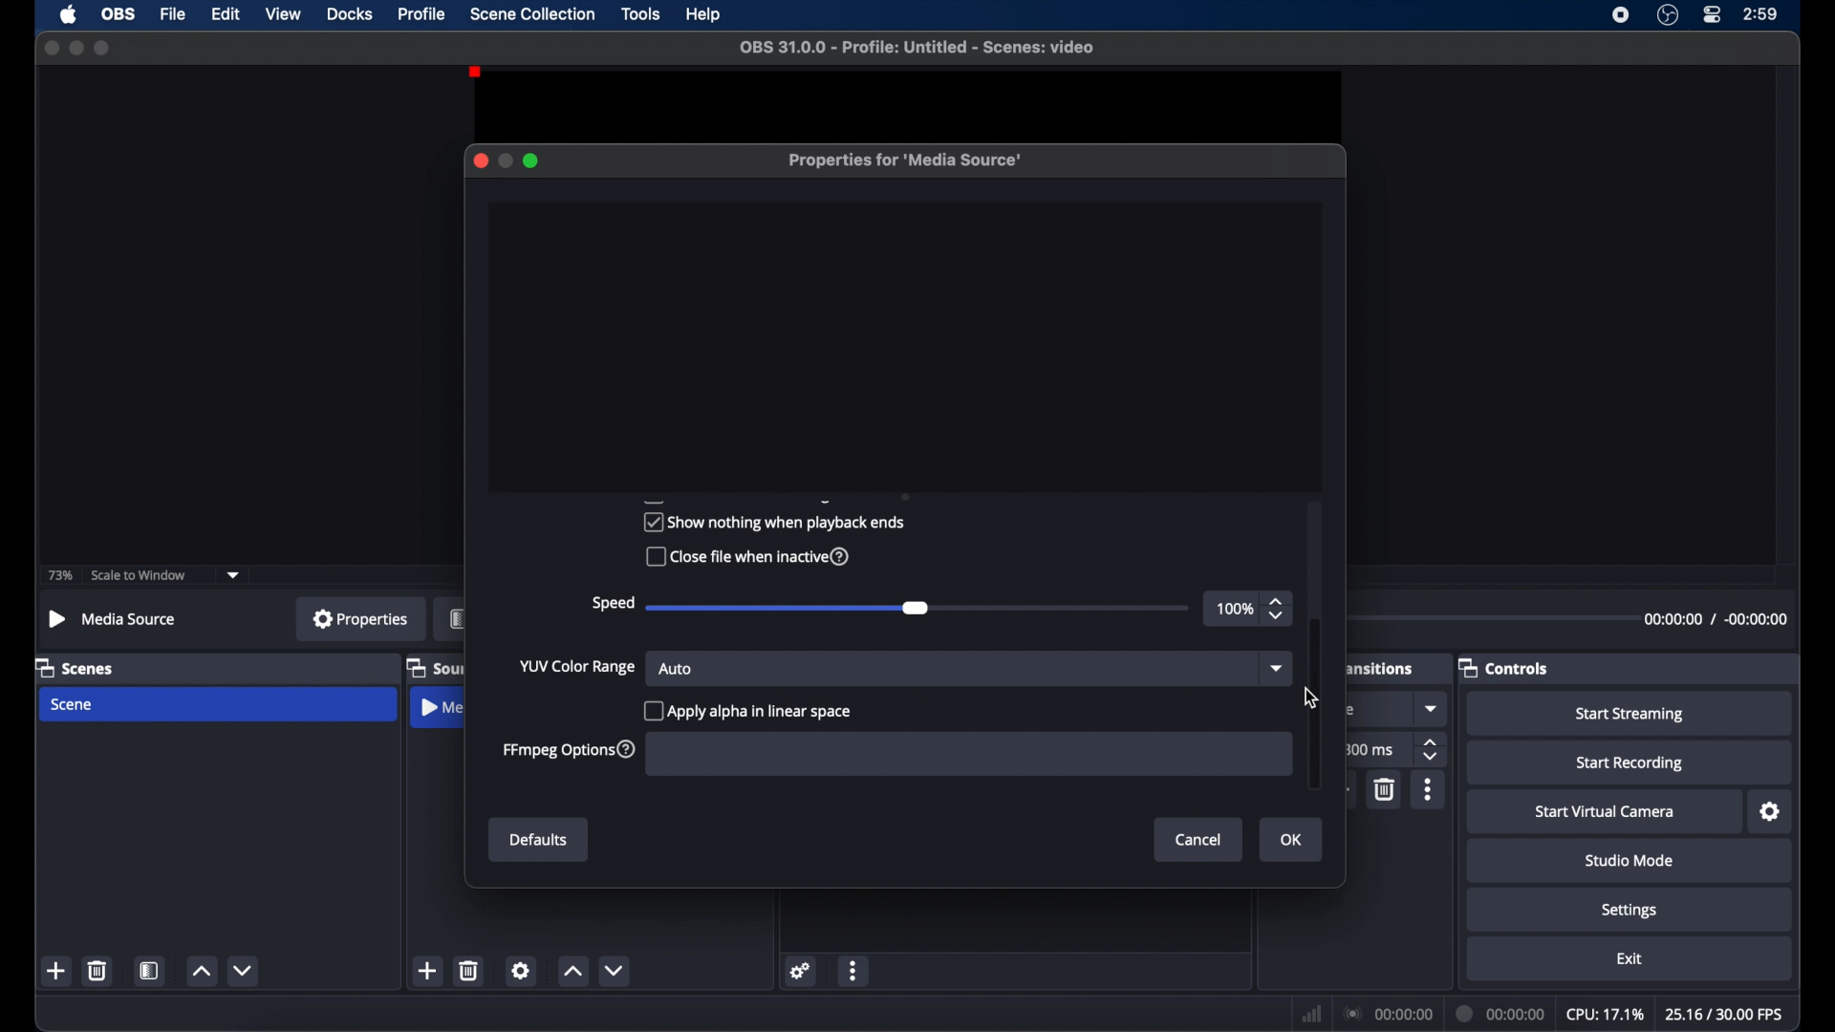 The image size is (1835, 1032). Describe the element at coordinates (570, 749) in the screenshot. I see `ffmpeg options` at that location.